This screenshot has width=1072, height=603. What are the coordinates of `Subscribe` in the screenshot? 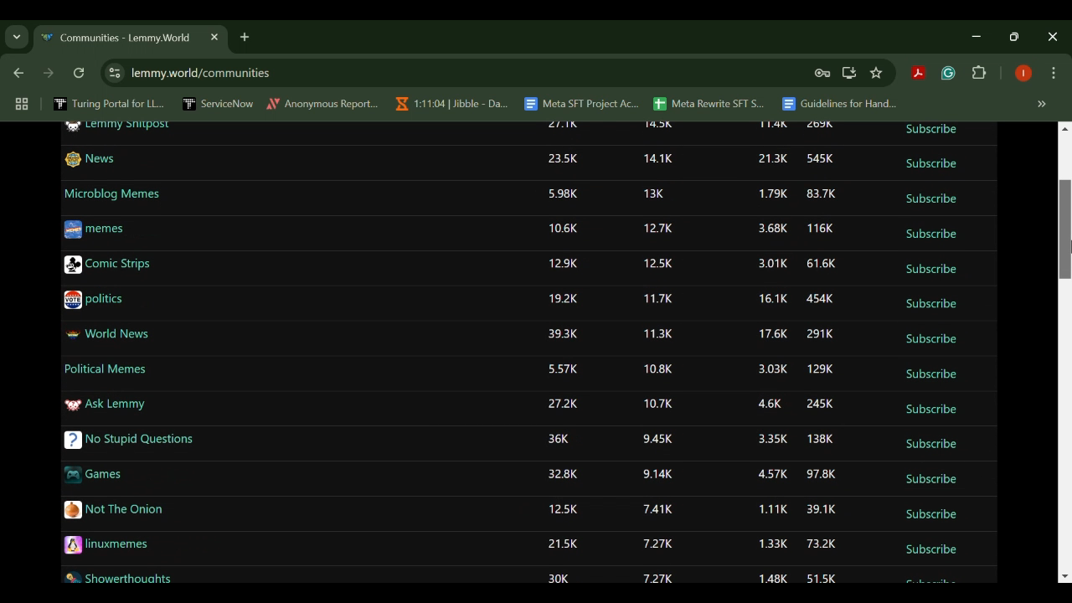 It's located at (932, 516).